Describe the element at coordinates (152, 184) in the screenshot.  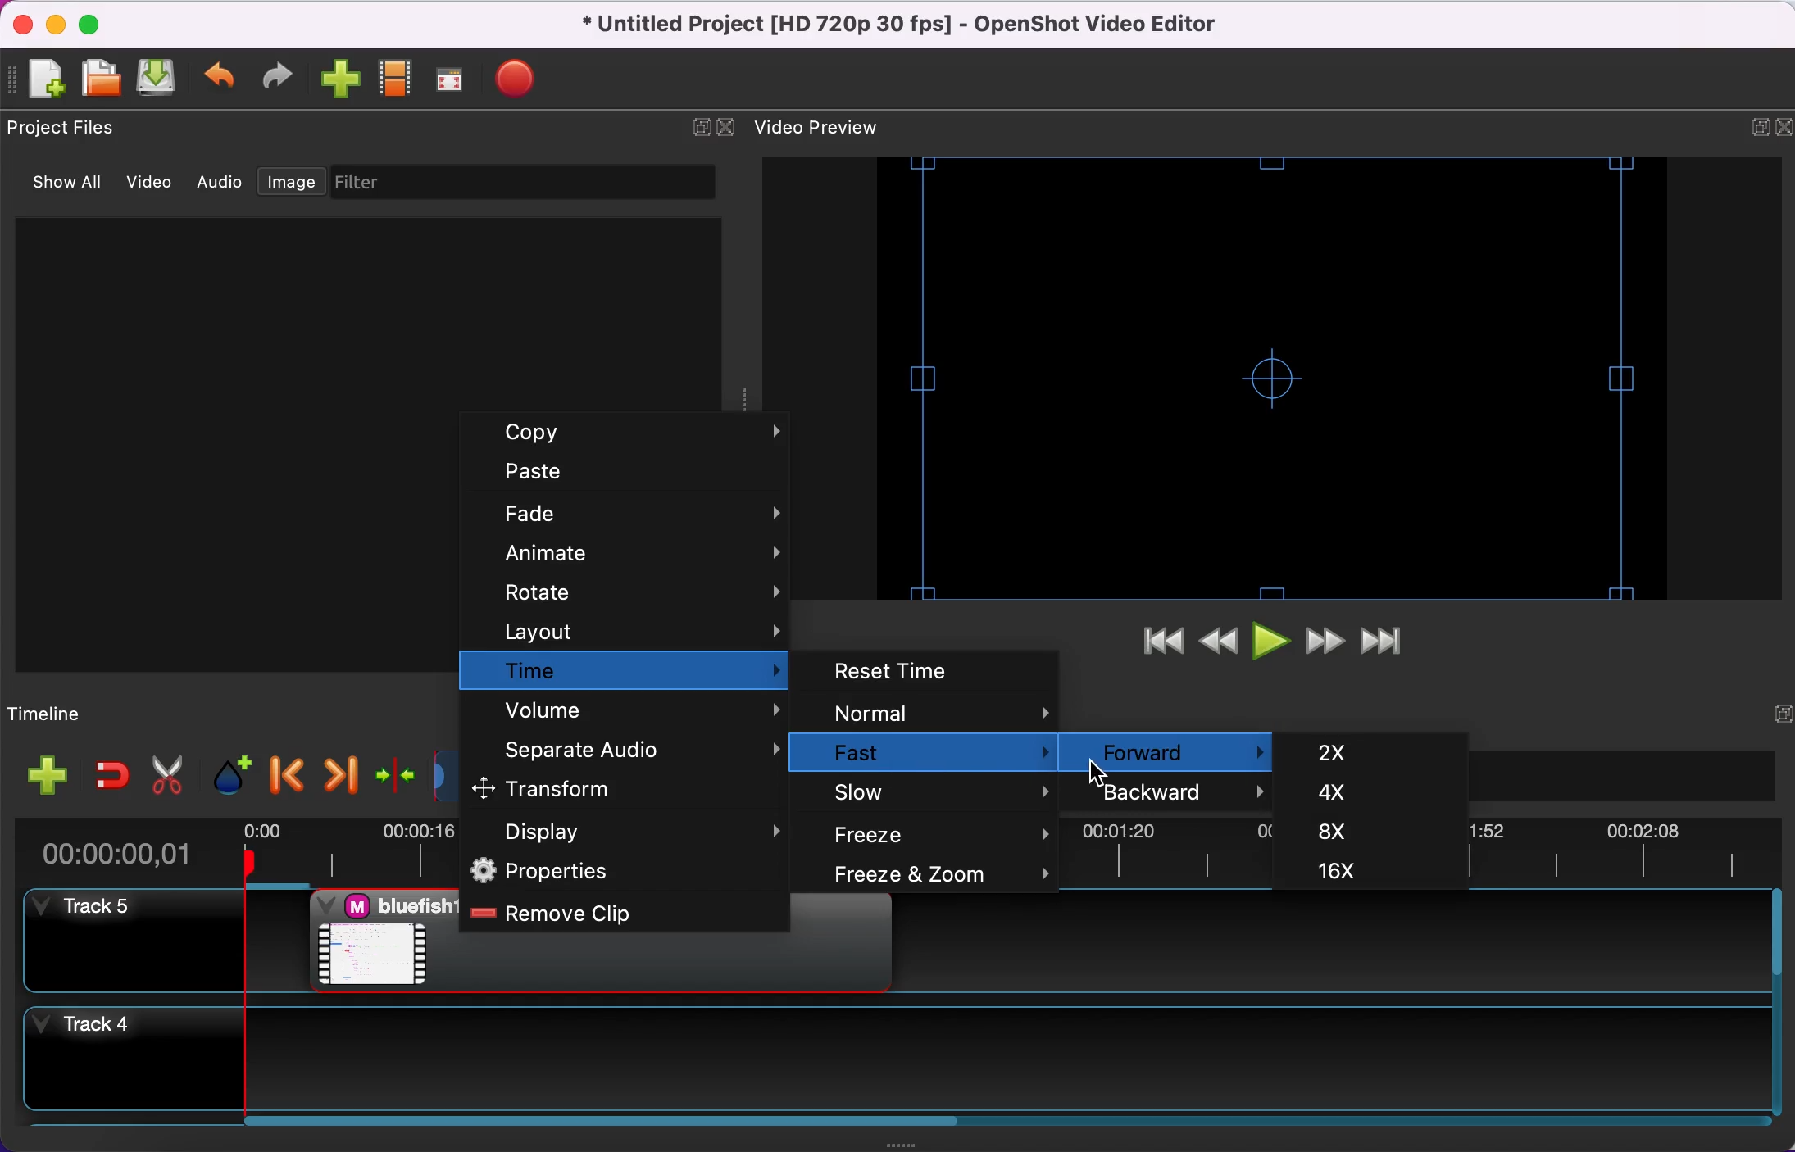
I see `video` at that location.